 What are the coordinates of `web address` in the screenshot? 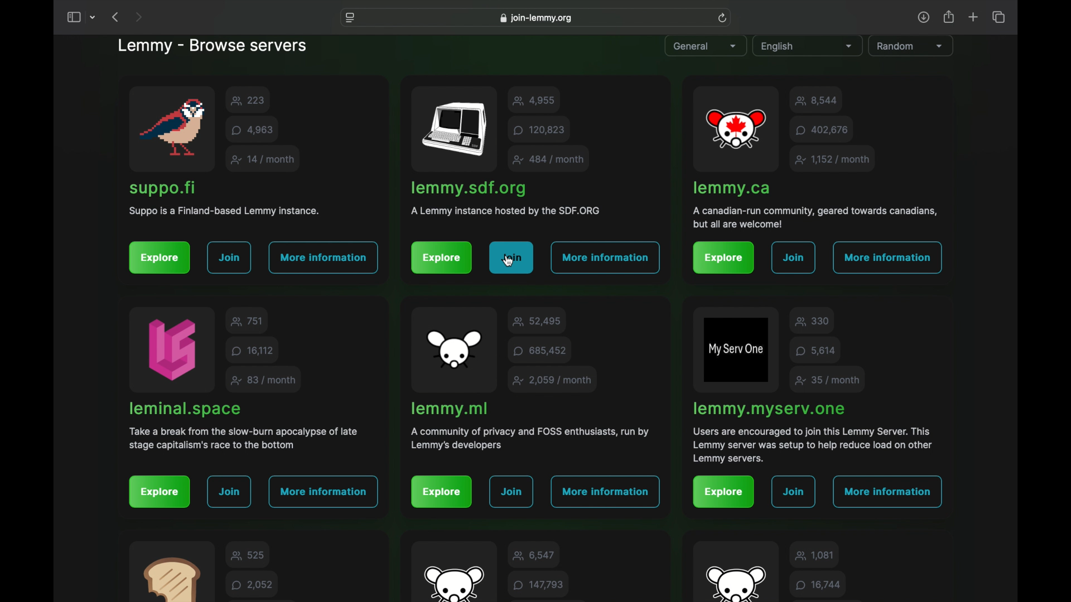 It's located at (535, 18).